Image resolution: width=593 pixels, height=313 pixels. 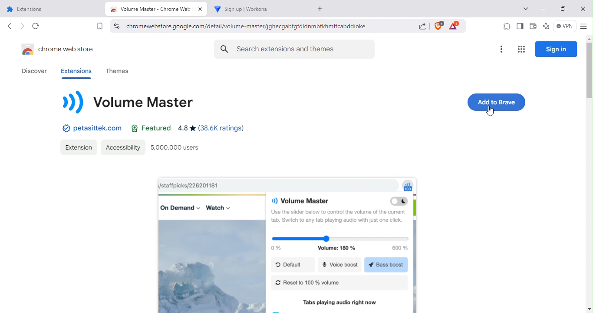 I want to click on Bookmark, so click(x=99, y=27).